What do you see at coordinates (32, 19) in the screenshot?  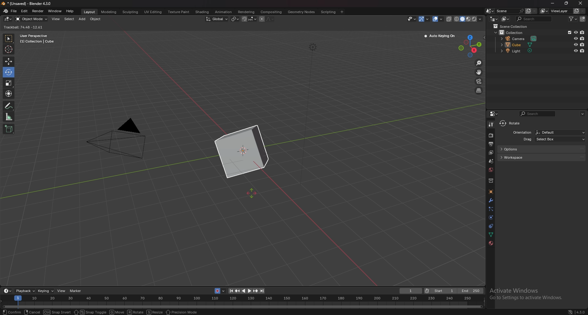 I see `object mode` at bounding box center [32, 19].